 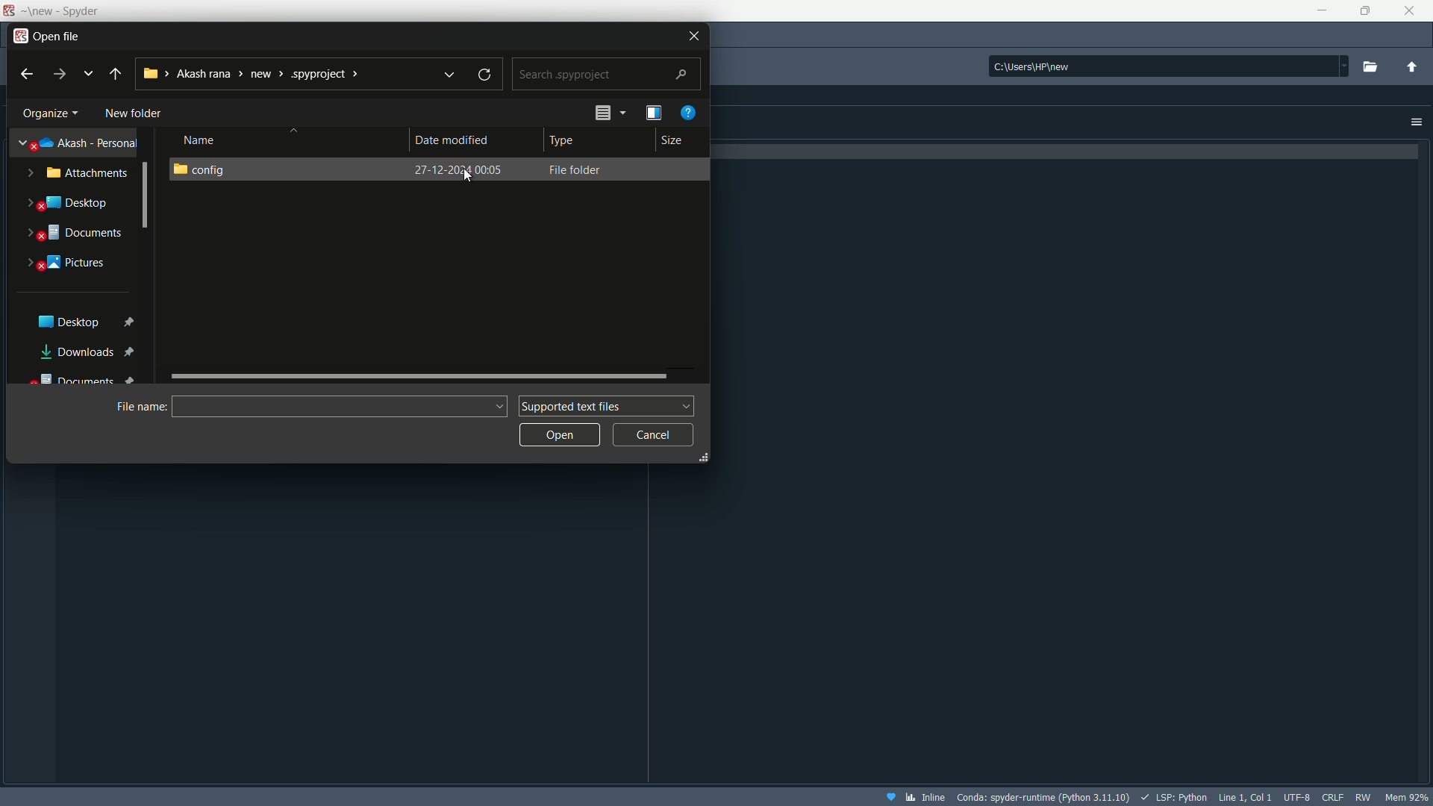 What do you see at coordinates (83, 322) in the screenshot?
I see `Desktop` at bounding box center [83, 322].